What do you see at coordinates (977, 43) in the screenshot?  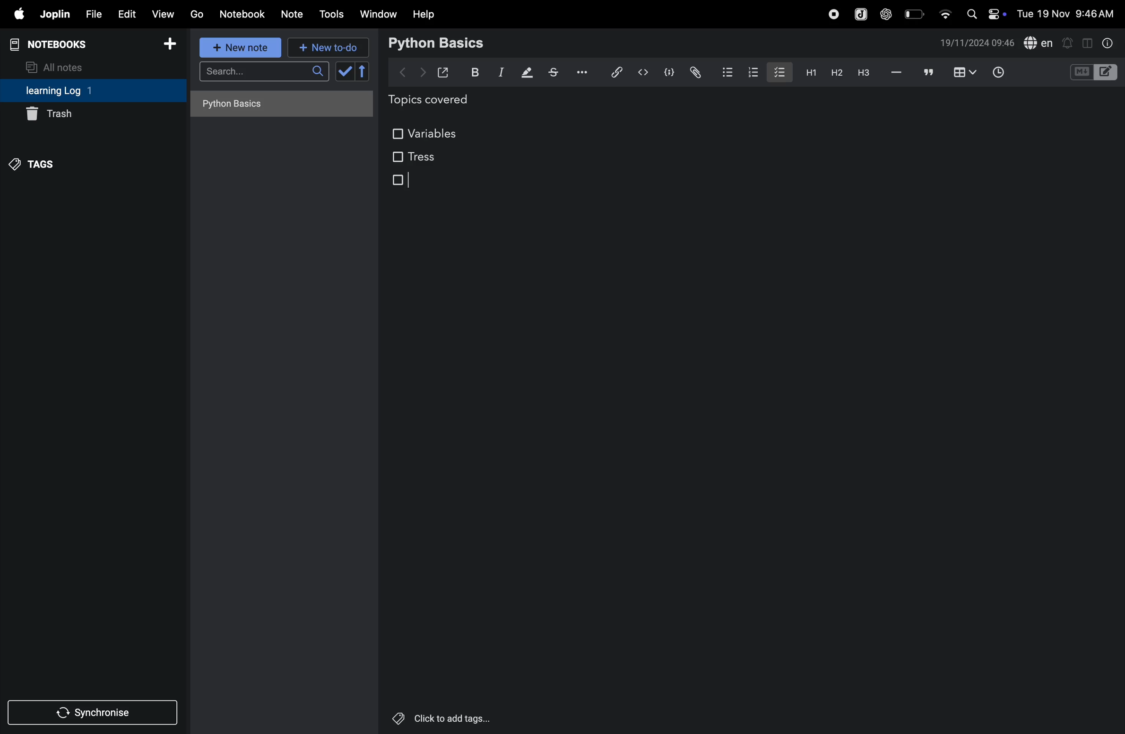 I see `date and time` at bounding box center [977, 43].